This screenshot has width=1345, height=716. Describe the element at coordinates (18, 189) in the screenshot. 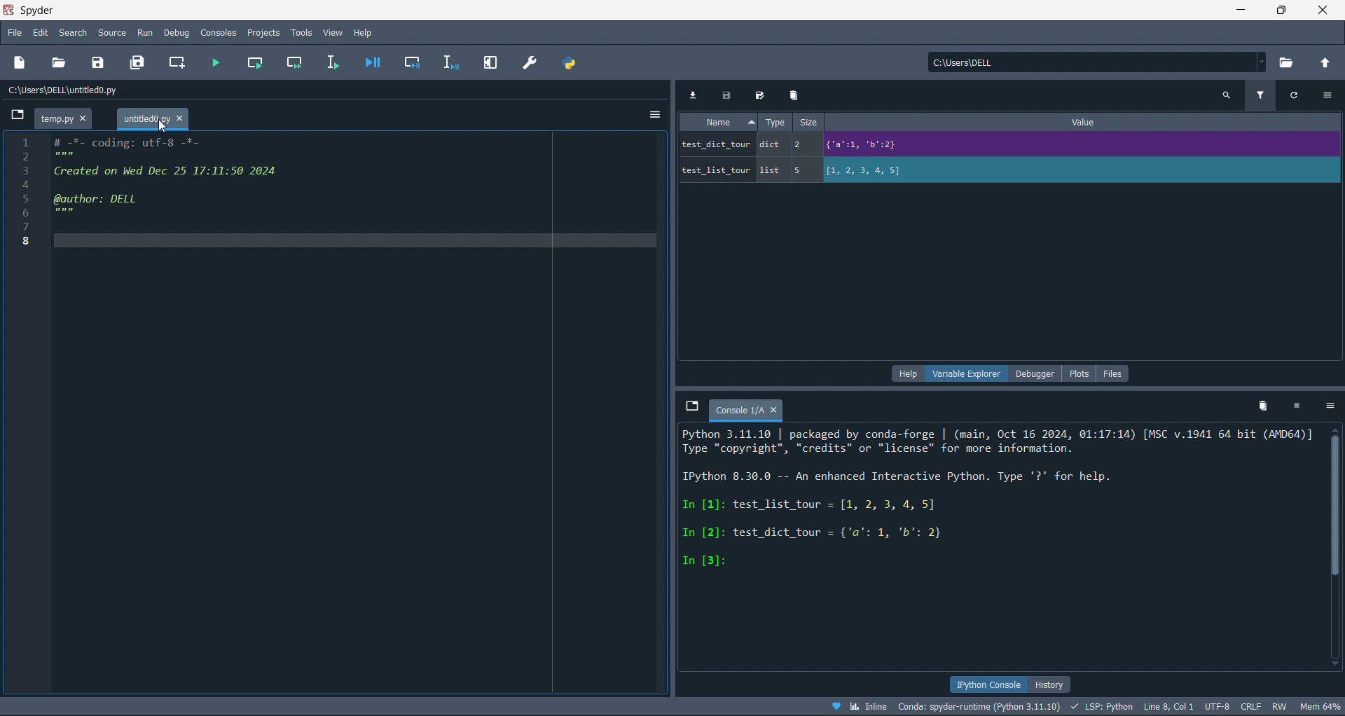

I see `1 2 3 4 5 6 7 8` at that location.